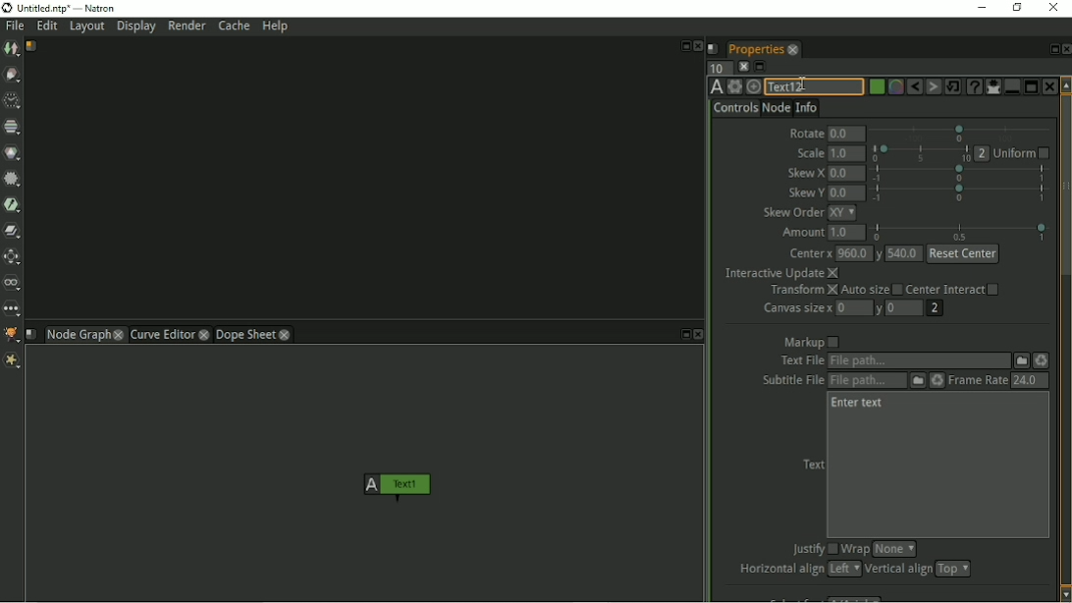  What do you see at coordinates (847, 233) in the screenshot?
I see `1.0` at bounding box center [847, 233].